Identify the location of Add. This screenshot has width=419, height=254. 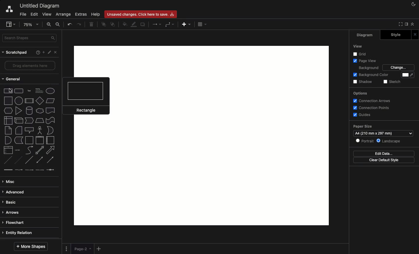
(43, 52).